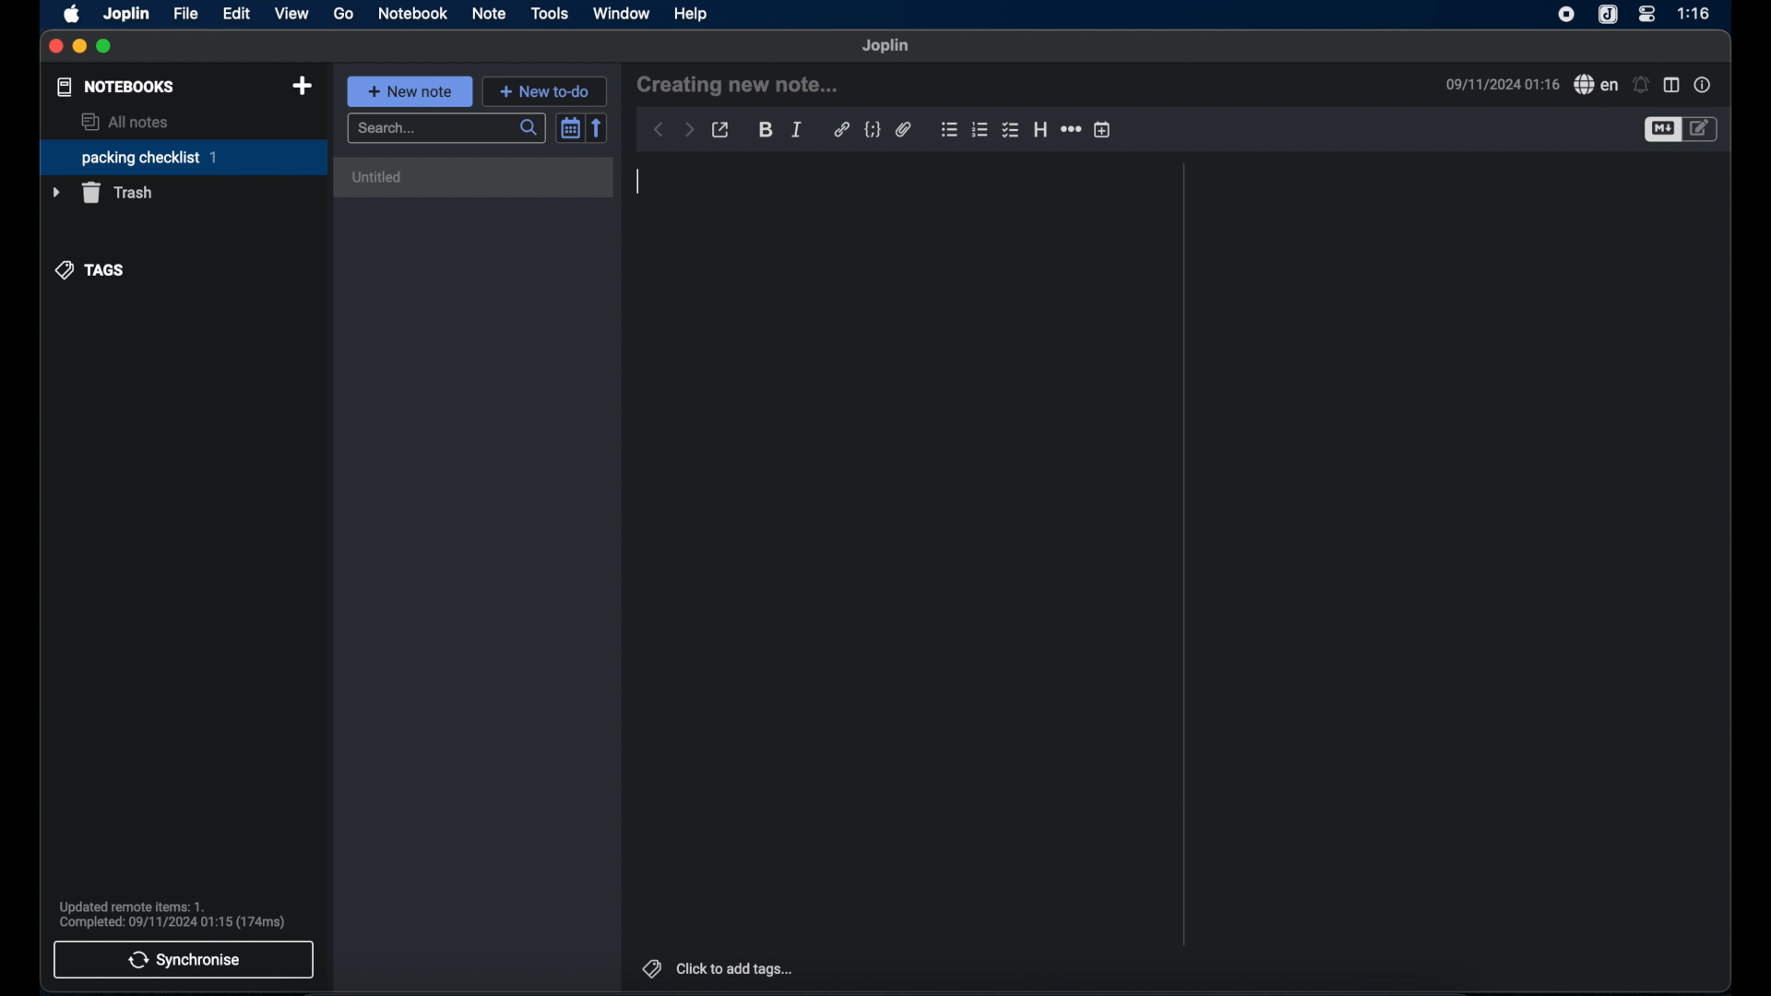 The width and height of the screenshot is (1771, 996). What do you see at coordinates (743, 87) in the screenshot?
I see `creating new note...` at bounding box center [743, 87].